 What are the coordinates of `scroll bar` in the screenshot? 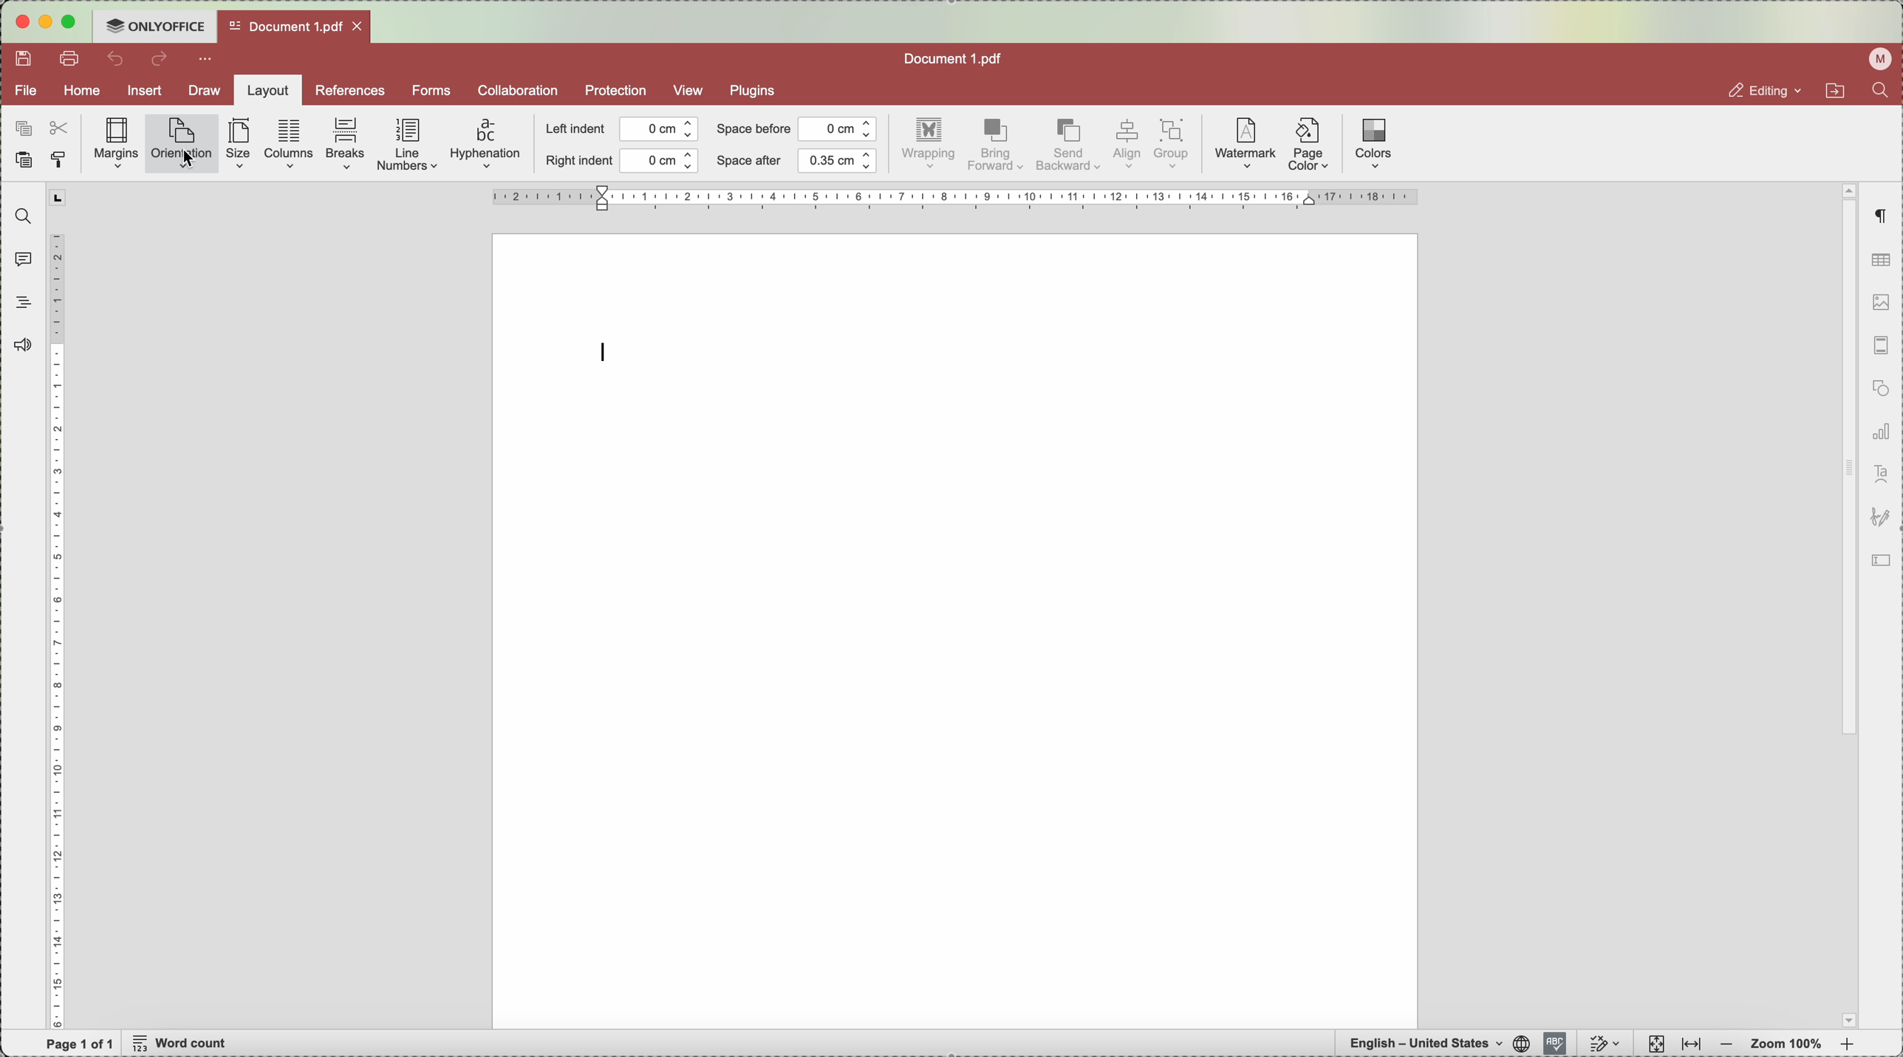 It's located at (1845, 462).